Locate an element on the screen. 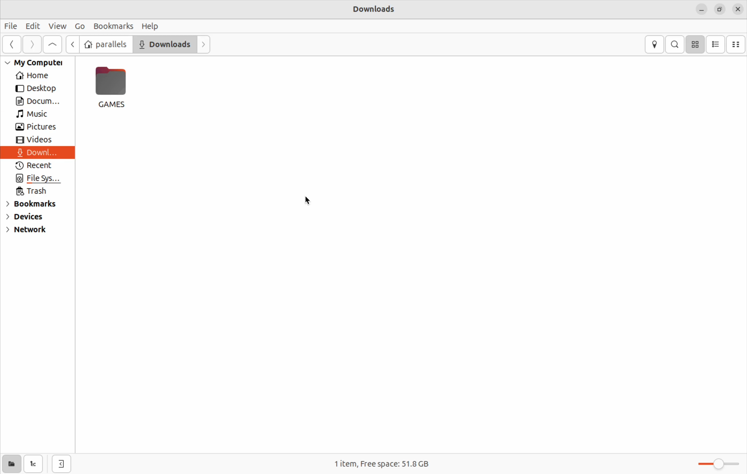 This screenshot has height=474, width=747. file system is located at coordinates (35, 180).